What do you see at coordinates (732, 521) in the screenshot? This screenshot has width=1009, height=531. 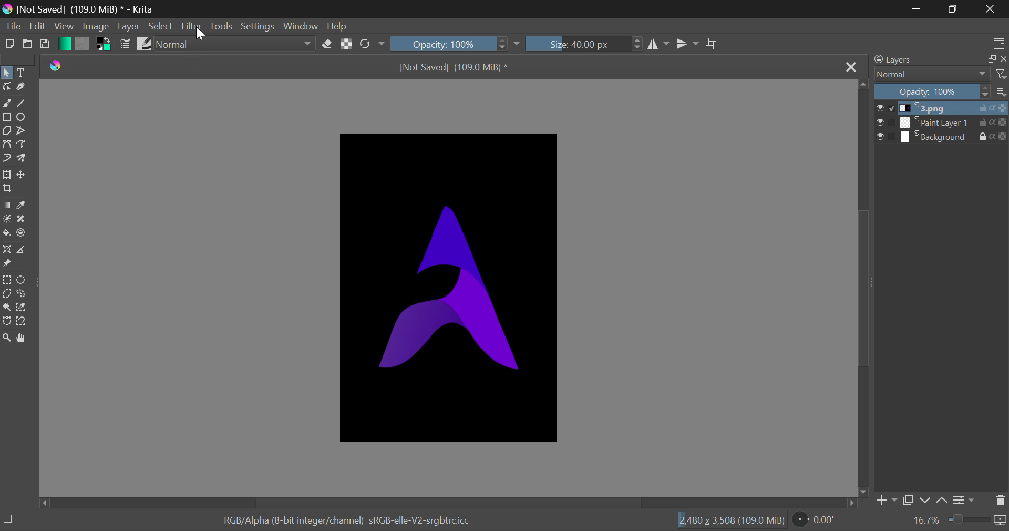 I see `2,480 x 3,508 (109.0 MiB)` at bounding box center [732, 521].